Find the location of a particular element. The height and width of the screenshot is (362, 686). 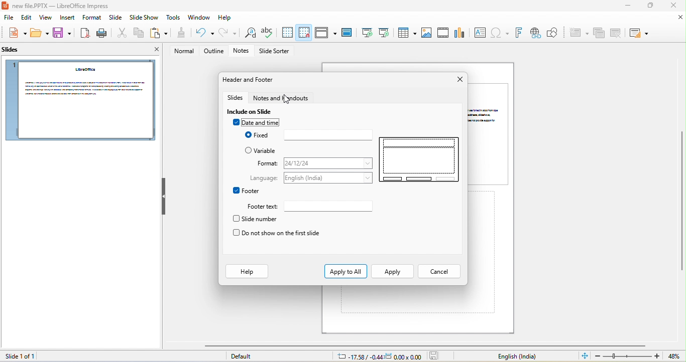

paste is located at coordinates (159, 33).